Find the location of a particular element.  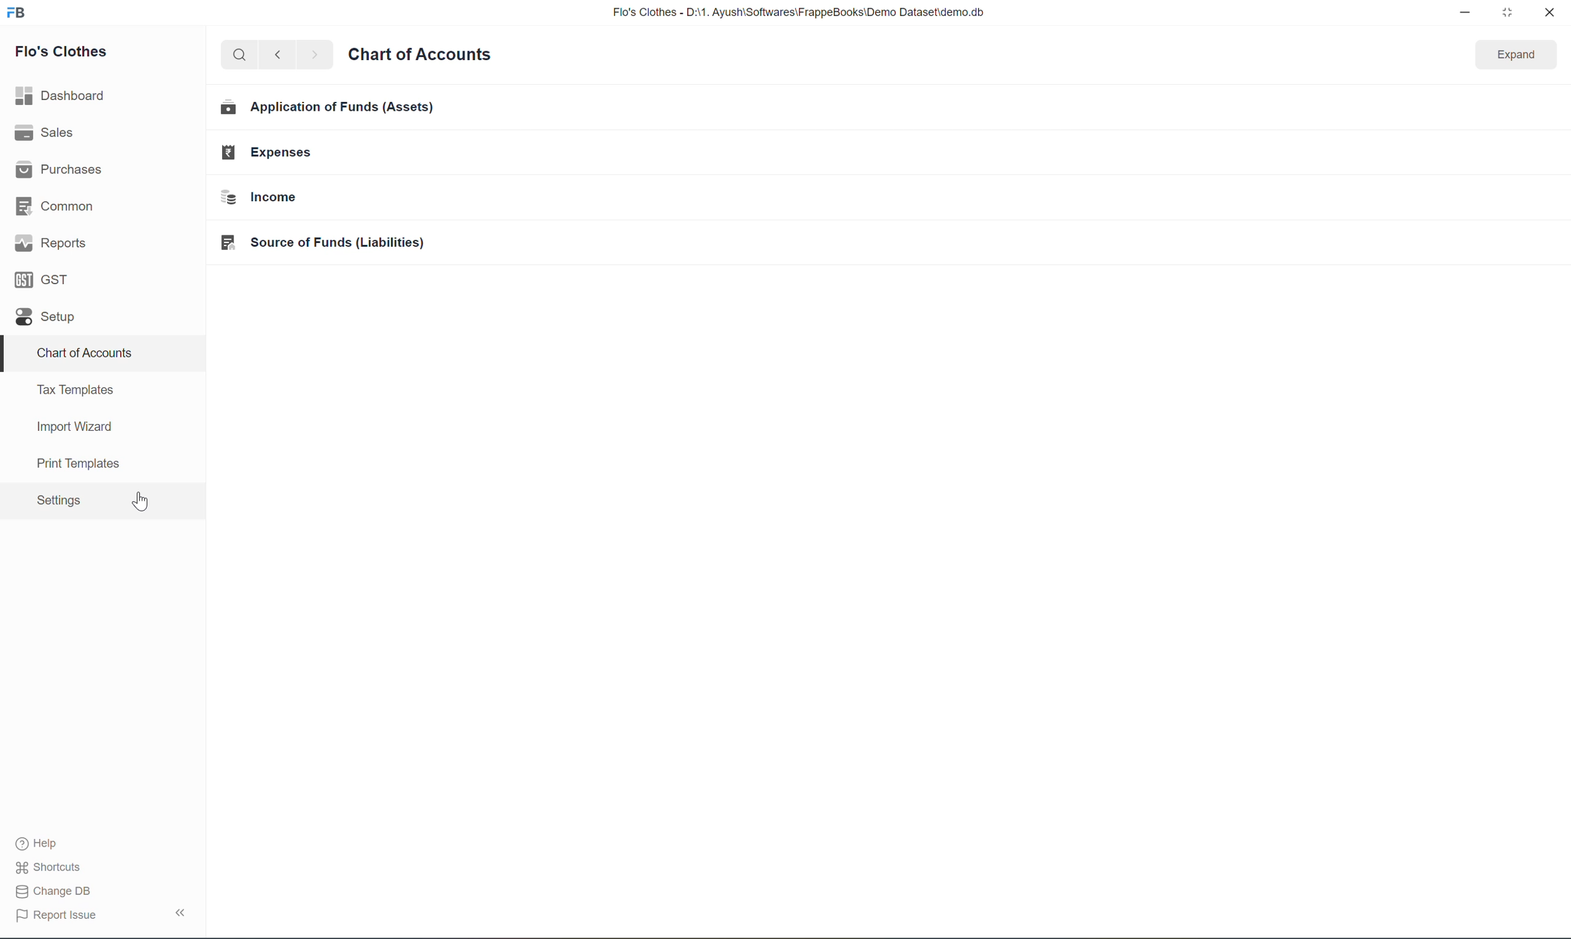

Reports is located at coordinates (51, 246).